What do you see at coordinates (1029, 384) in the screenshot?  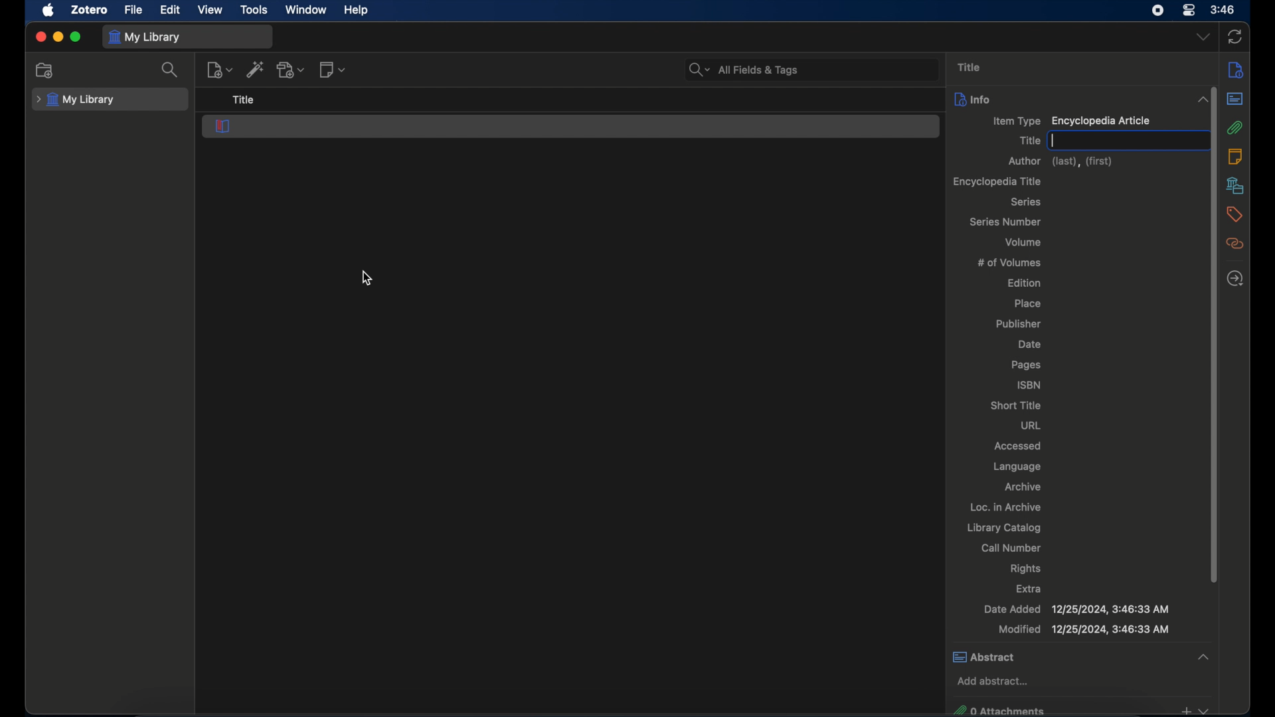 I see `isbn` at bounding box center [1029, 384].